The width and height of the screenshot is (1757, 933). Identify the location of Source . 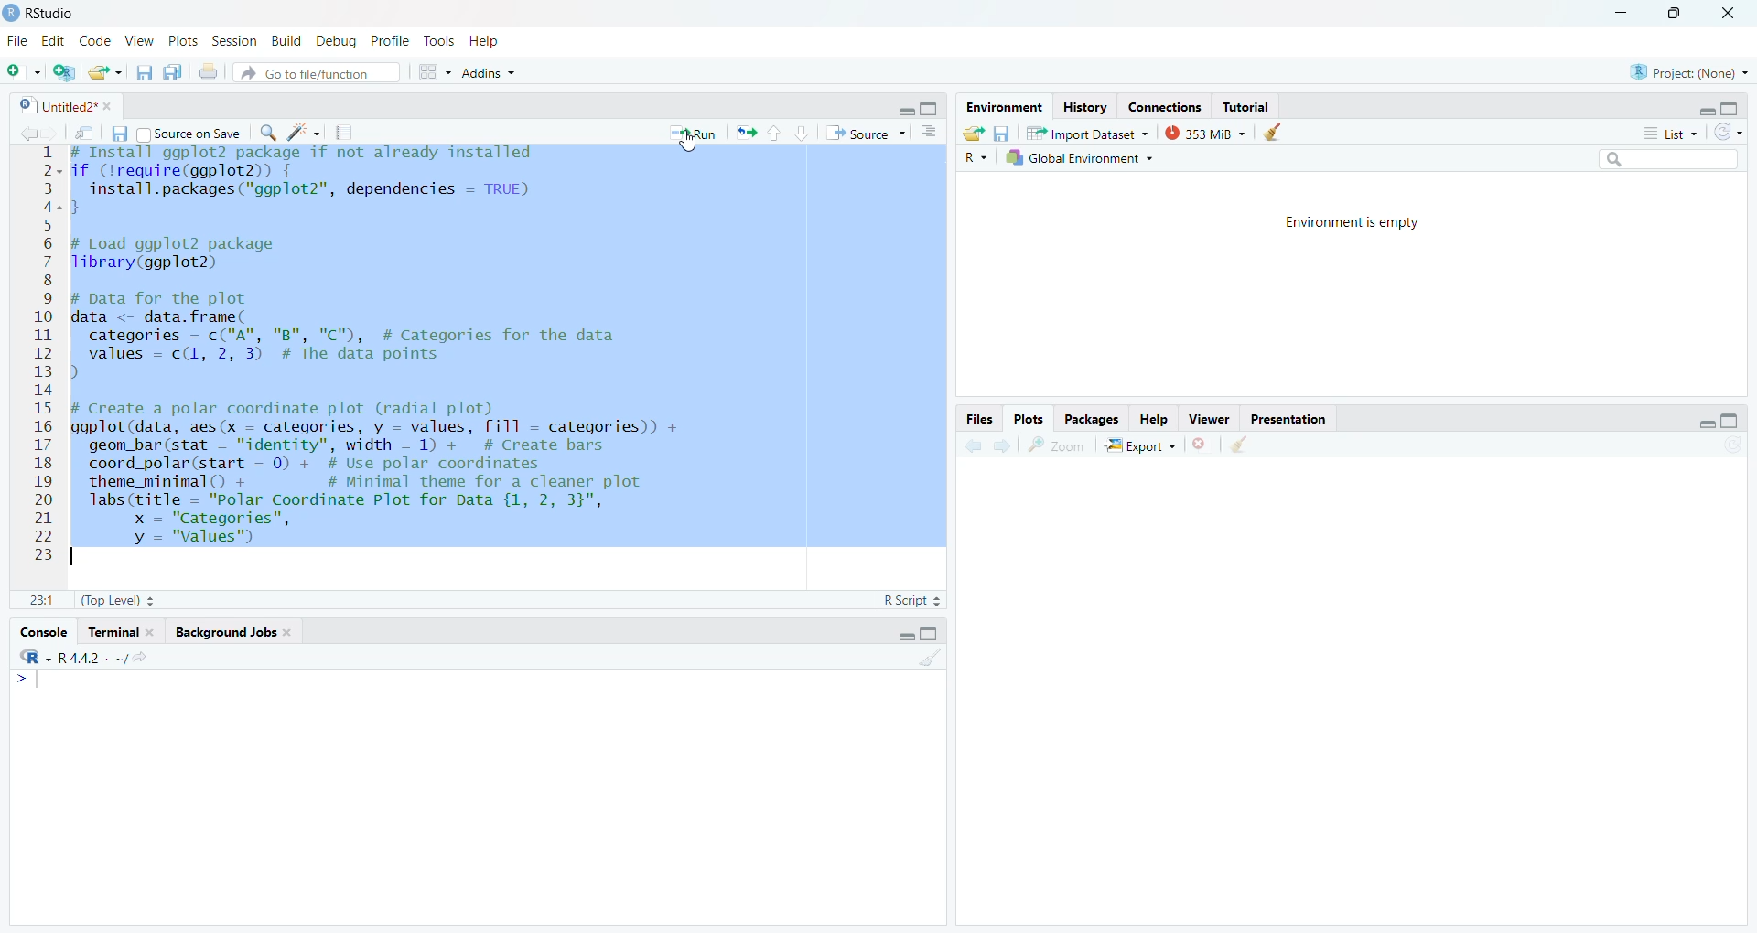
(865, 133).